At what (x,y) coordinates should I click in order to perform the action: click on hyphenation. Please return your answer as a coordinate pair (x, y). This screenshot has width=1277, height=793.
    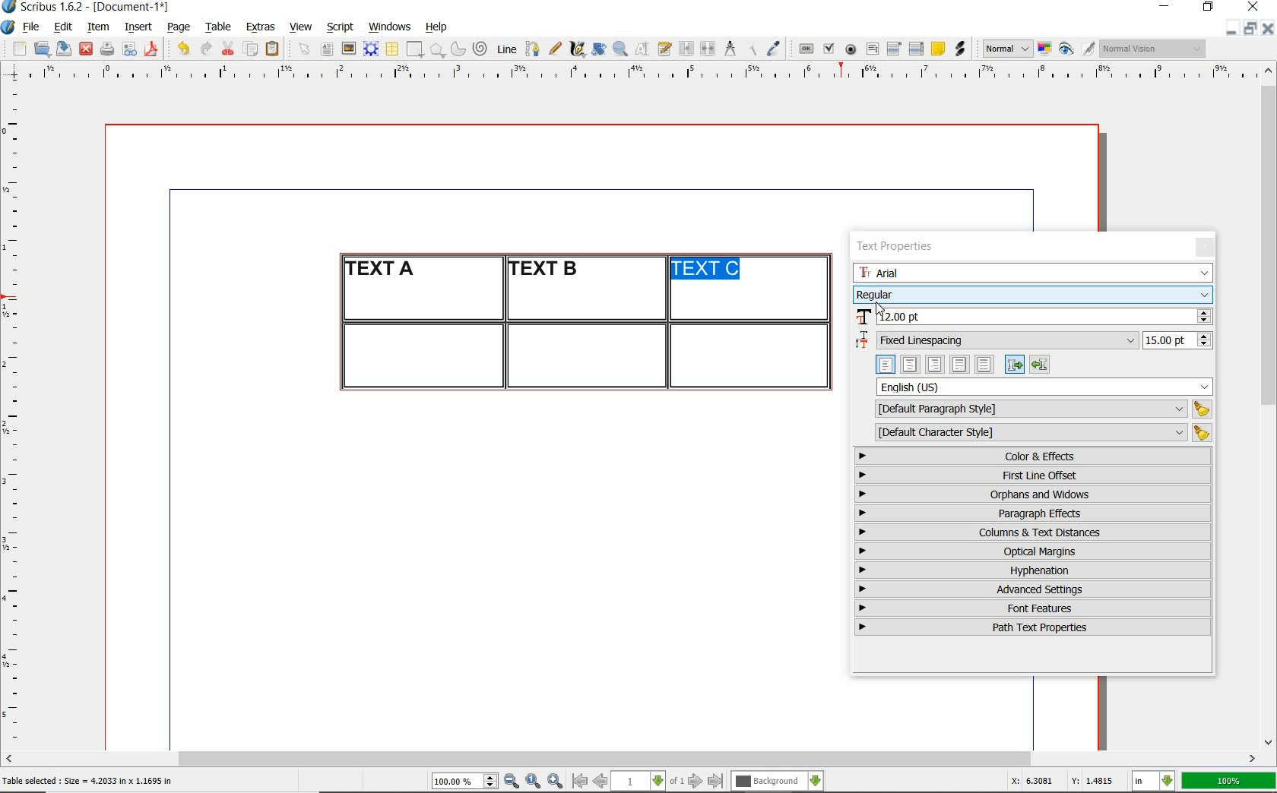
    Looking at the image, I should click on (1033, 570).